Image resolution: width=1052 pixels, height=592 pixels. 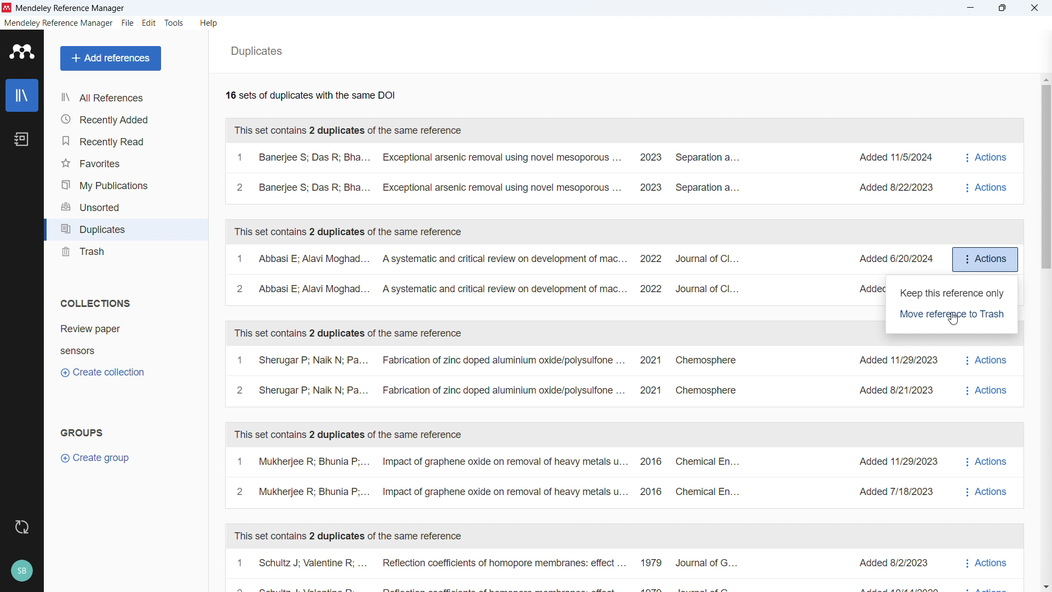 What do you see at coordinates (148, 22) in the screenshot?
I see `edit` at bounding box center [148, 22].